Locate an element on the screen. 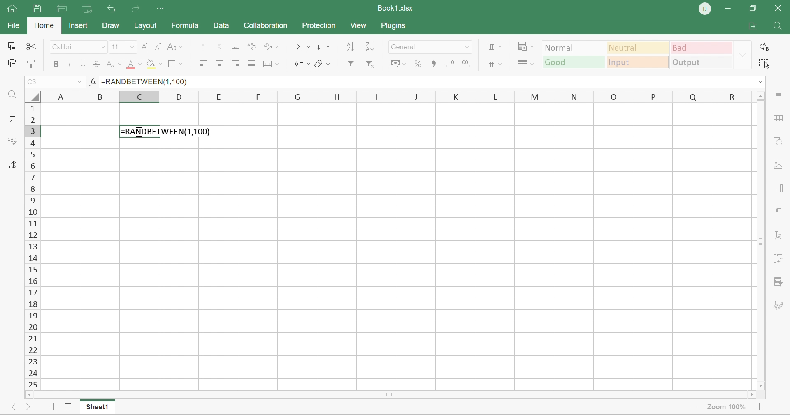 The image size is (790, 415). Print is located at coordinates (63, 9).